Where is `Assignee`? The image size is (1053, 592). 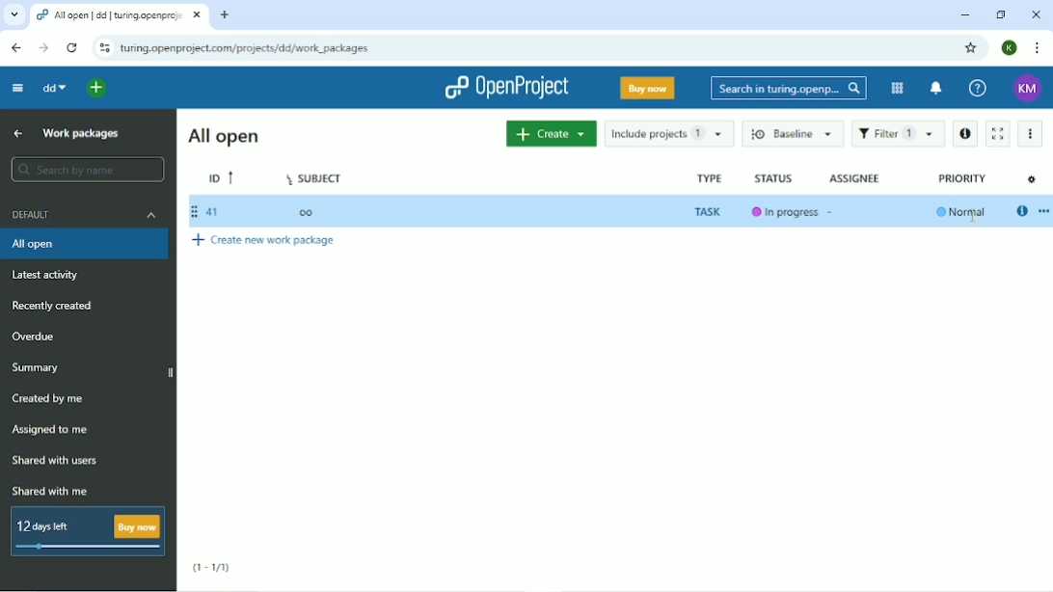
Assignee is located at coordinates (862, 180).